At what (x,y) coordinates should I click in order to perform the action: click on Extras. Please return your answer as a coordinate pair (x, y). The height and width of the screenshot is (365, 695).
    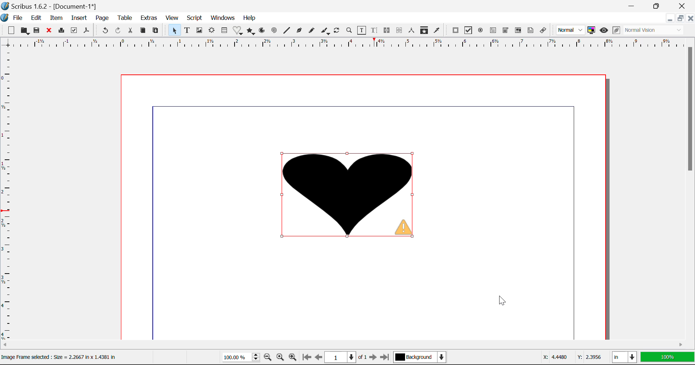
    Looking at the image, I should click on (150, 18).